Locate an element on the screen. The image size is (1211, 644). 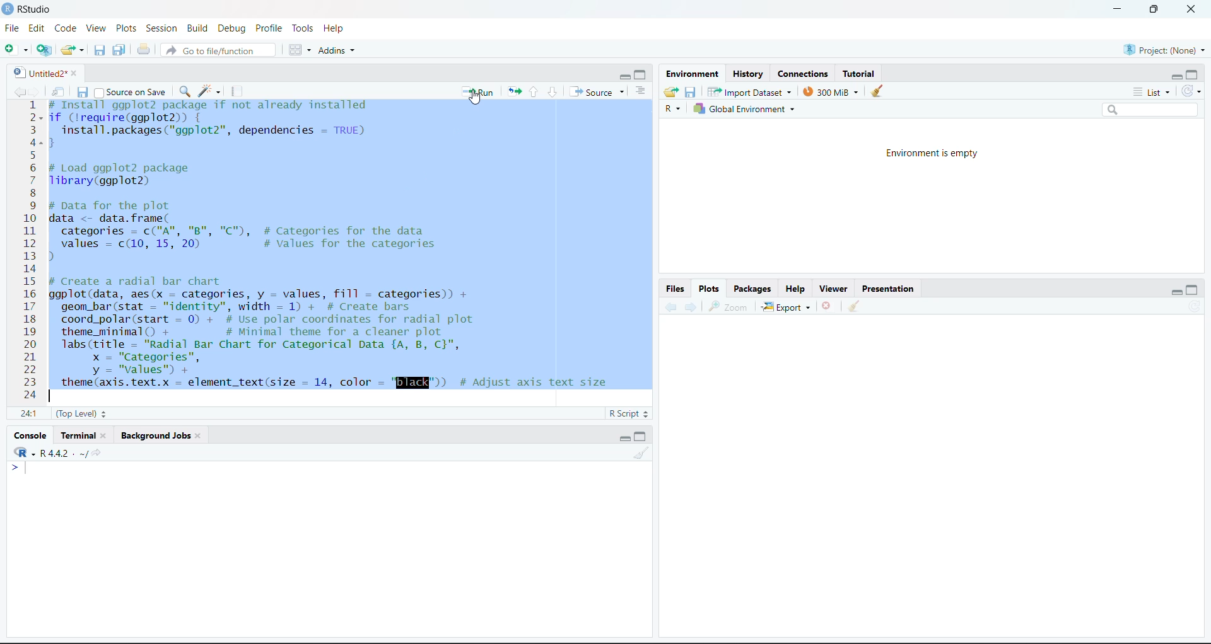
Console is located at coordinates (30, 436).